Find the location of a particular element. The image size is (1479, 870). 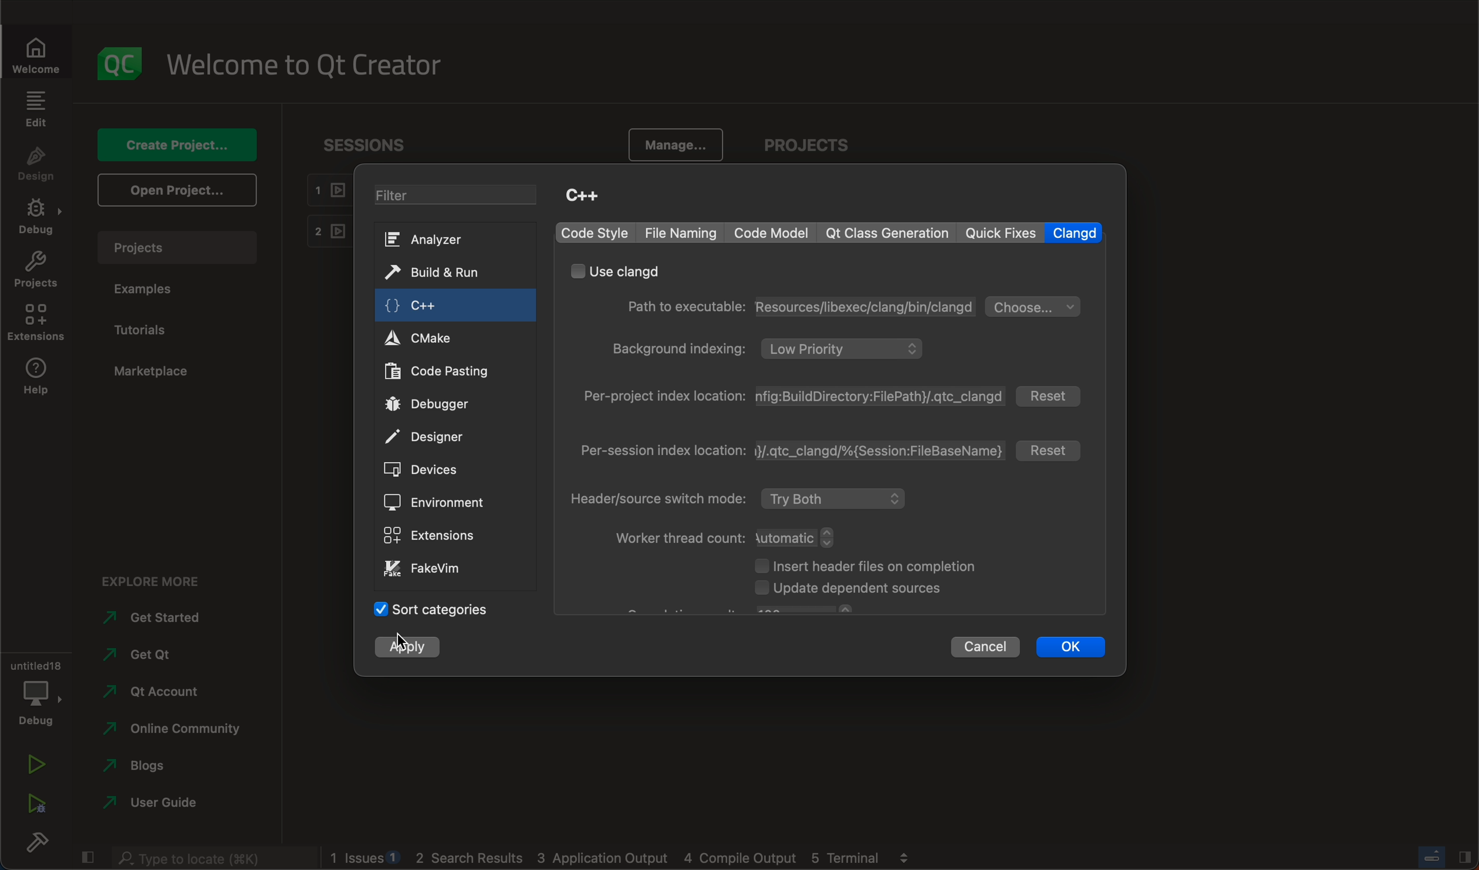

debug is located at coordinates (36, 218).